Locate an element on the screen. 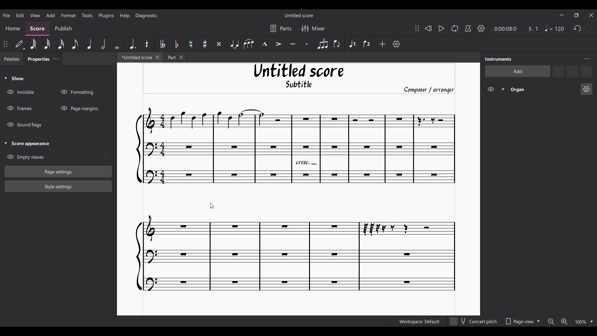  Hide Invisible is located at coordinates (21, 92).